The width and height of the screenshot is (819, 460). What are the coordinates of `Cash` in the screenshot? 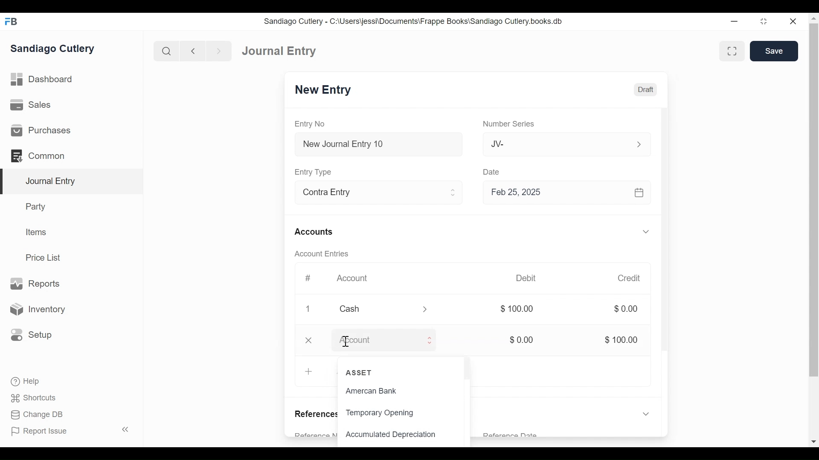 It's located at (372, 310).